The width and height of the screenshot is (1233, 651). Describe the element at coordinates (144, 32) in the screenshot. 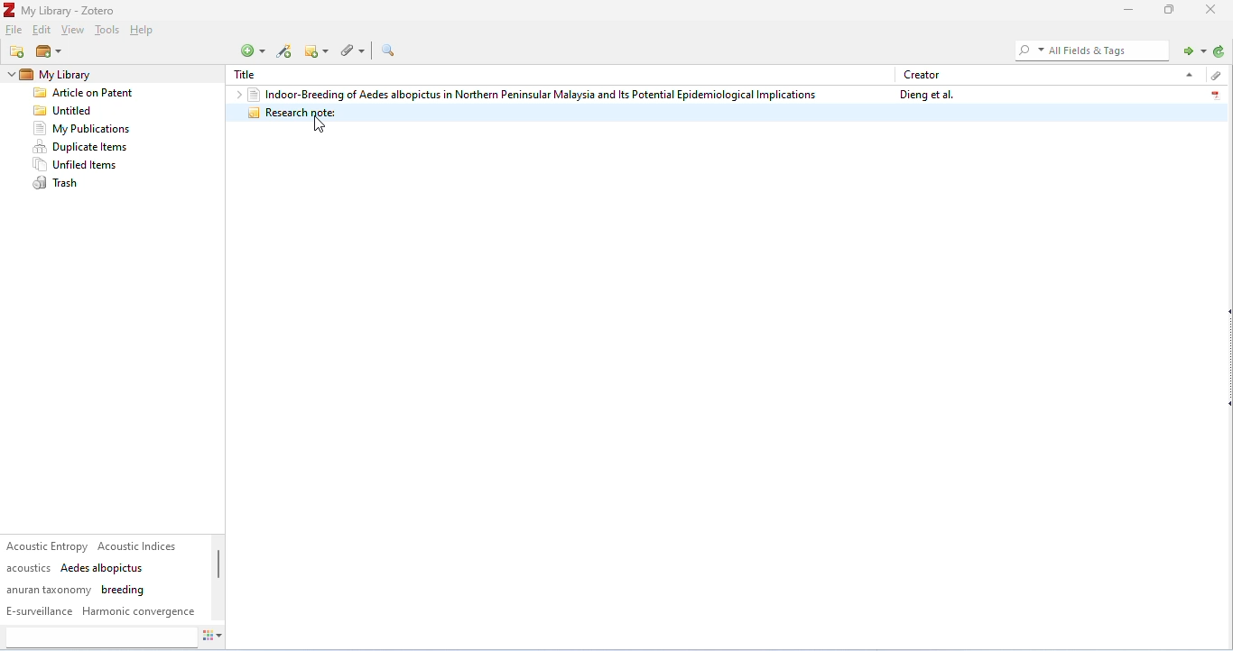

I see `help` at that location.